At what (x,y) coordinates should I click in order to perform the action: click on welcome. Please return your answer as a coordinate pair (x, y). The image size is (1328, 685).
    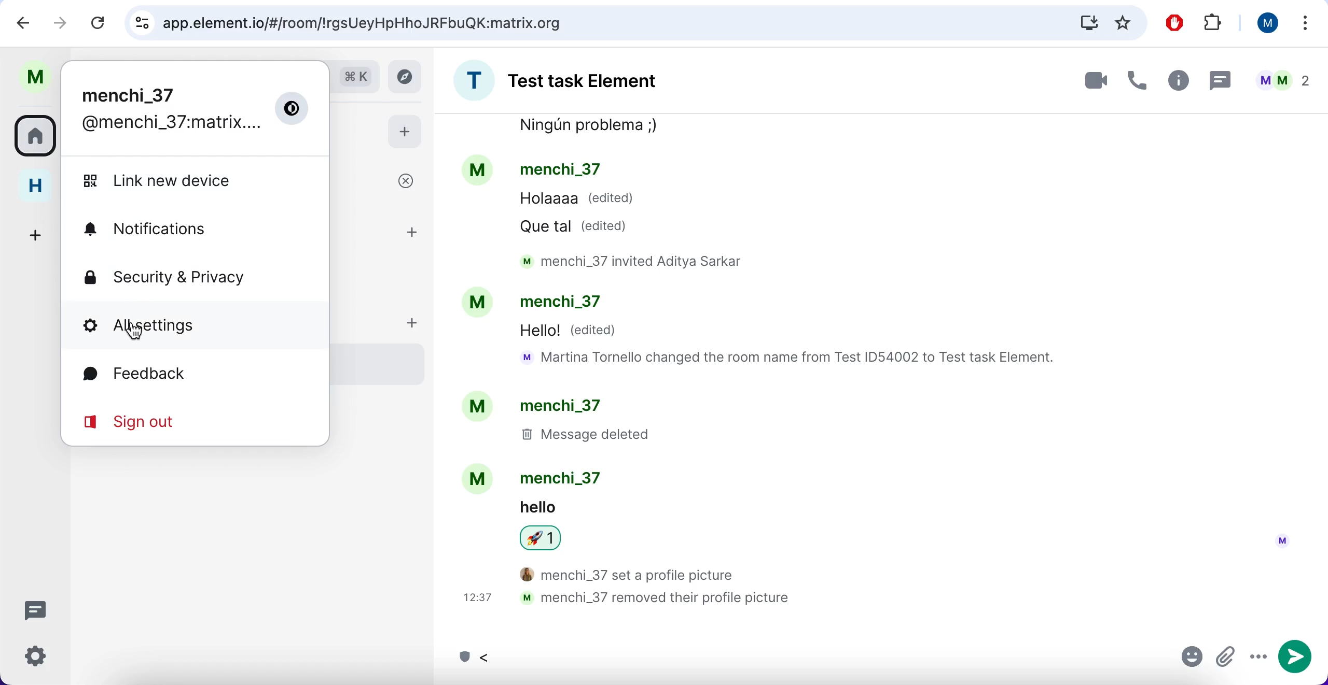
    Looking at the image, I should click on (380, 183).